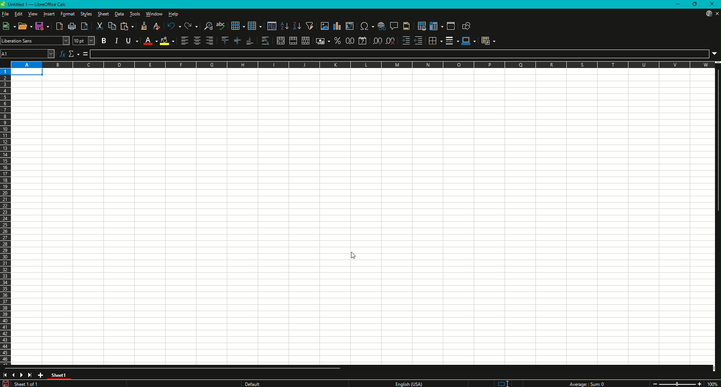  I want to click on Data, so click(119, 14).